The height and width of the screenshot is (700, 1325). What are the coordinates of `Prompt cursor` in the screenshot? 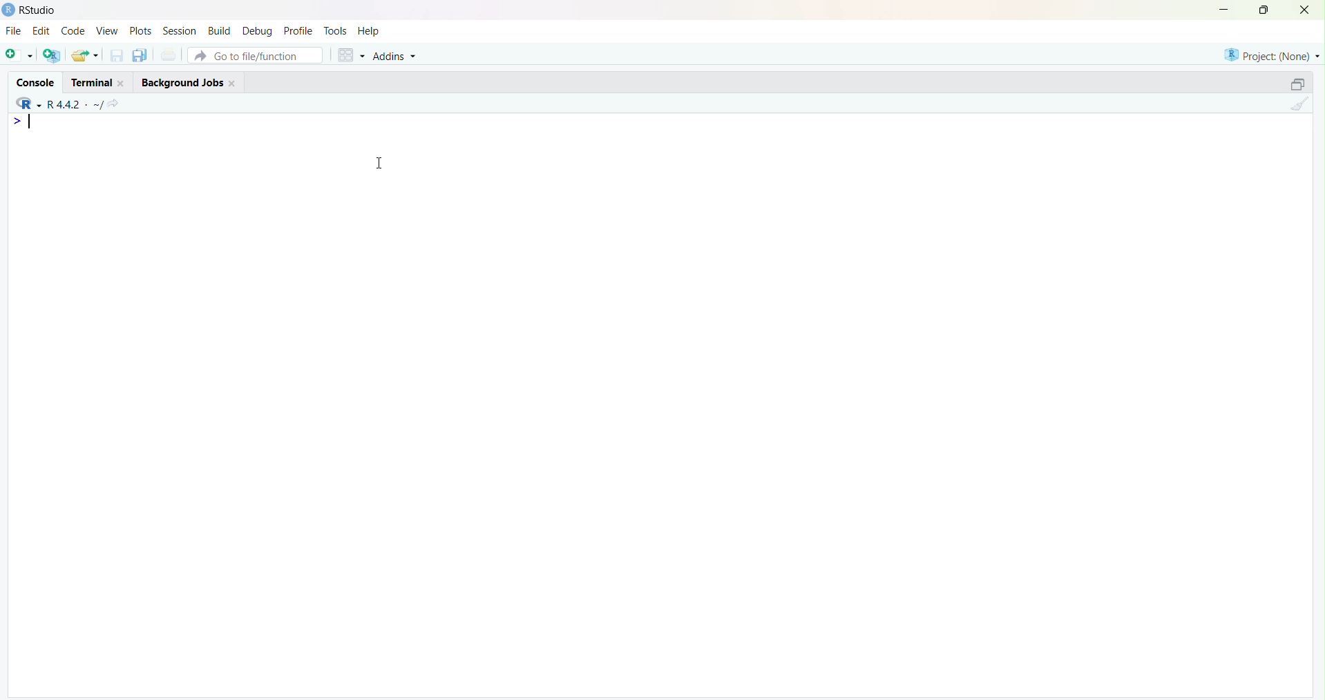 It's located at (16, 122).